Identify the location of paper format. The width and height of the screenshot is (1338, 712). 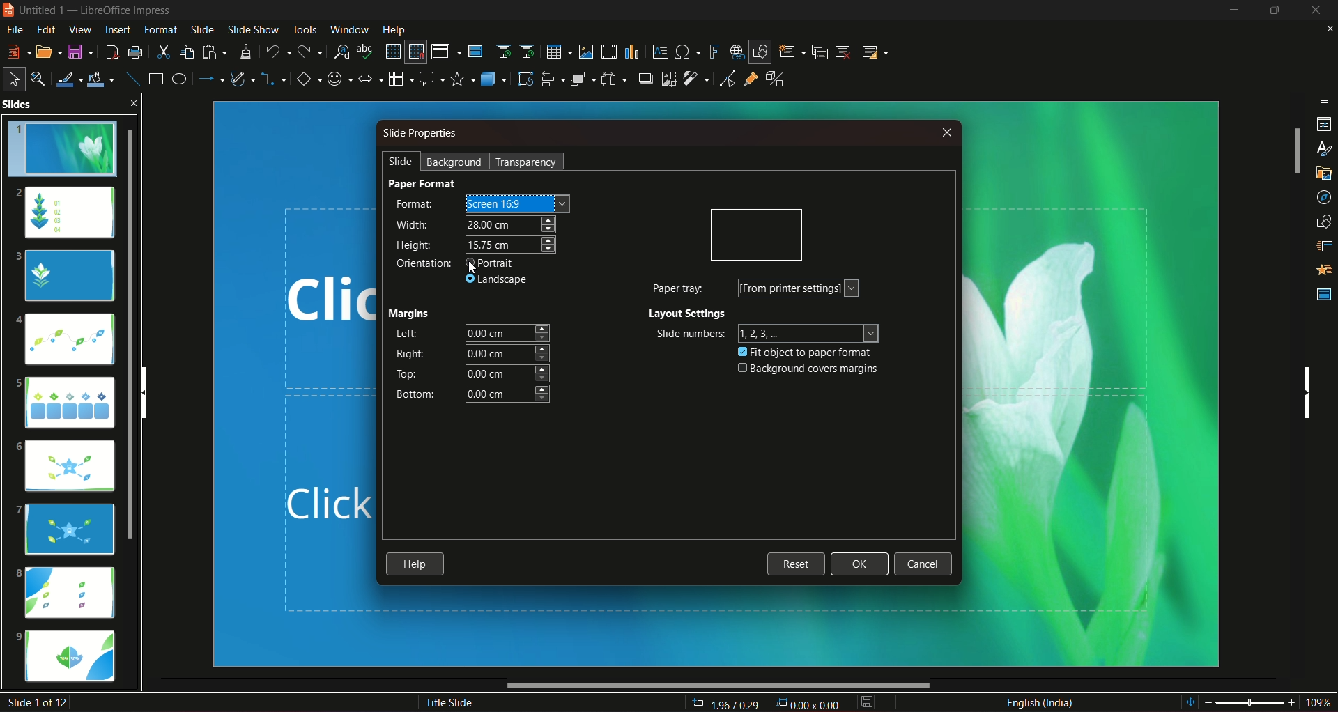
(424, 183).